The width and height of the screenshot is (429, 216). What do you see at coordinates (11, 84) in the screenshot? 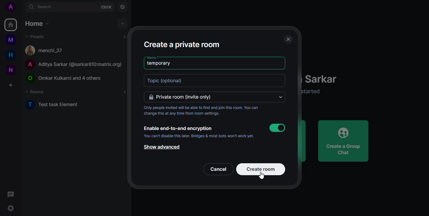
I see `create a space` at bounding box center [11, 84].